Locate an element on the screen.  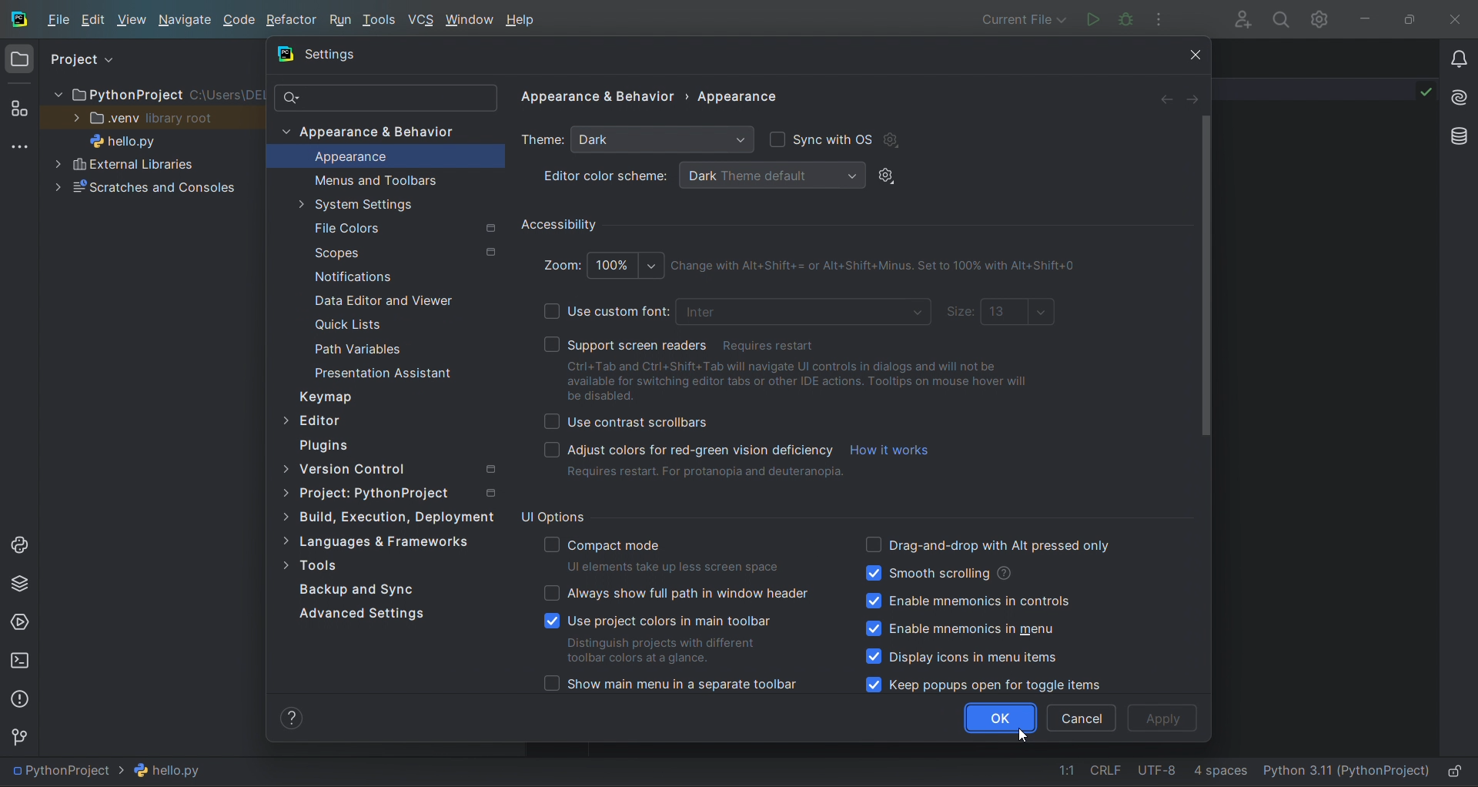
languages and frameworks is located at coordinates (386, 541).